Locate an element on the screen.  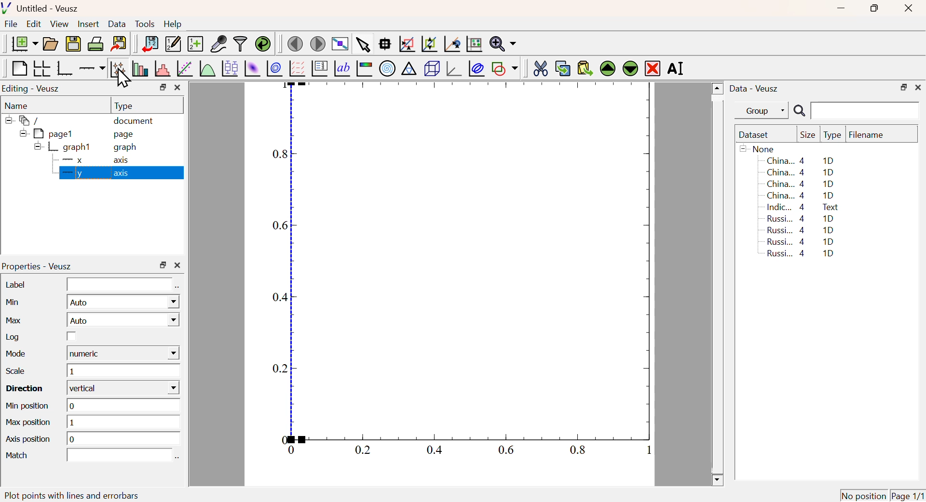
Close is located at coordinates (918, 86).